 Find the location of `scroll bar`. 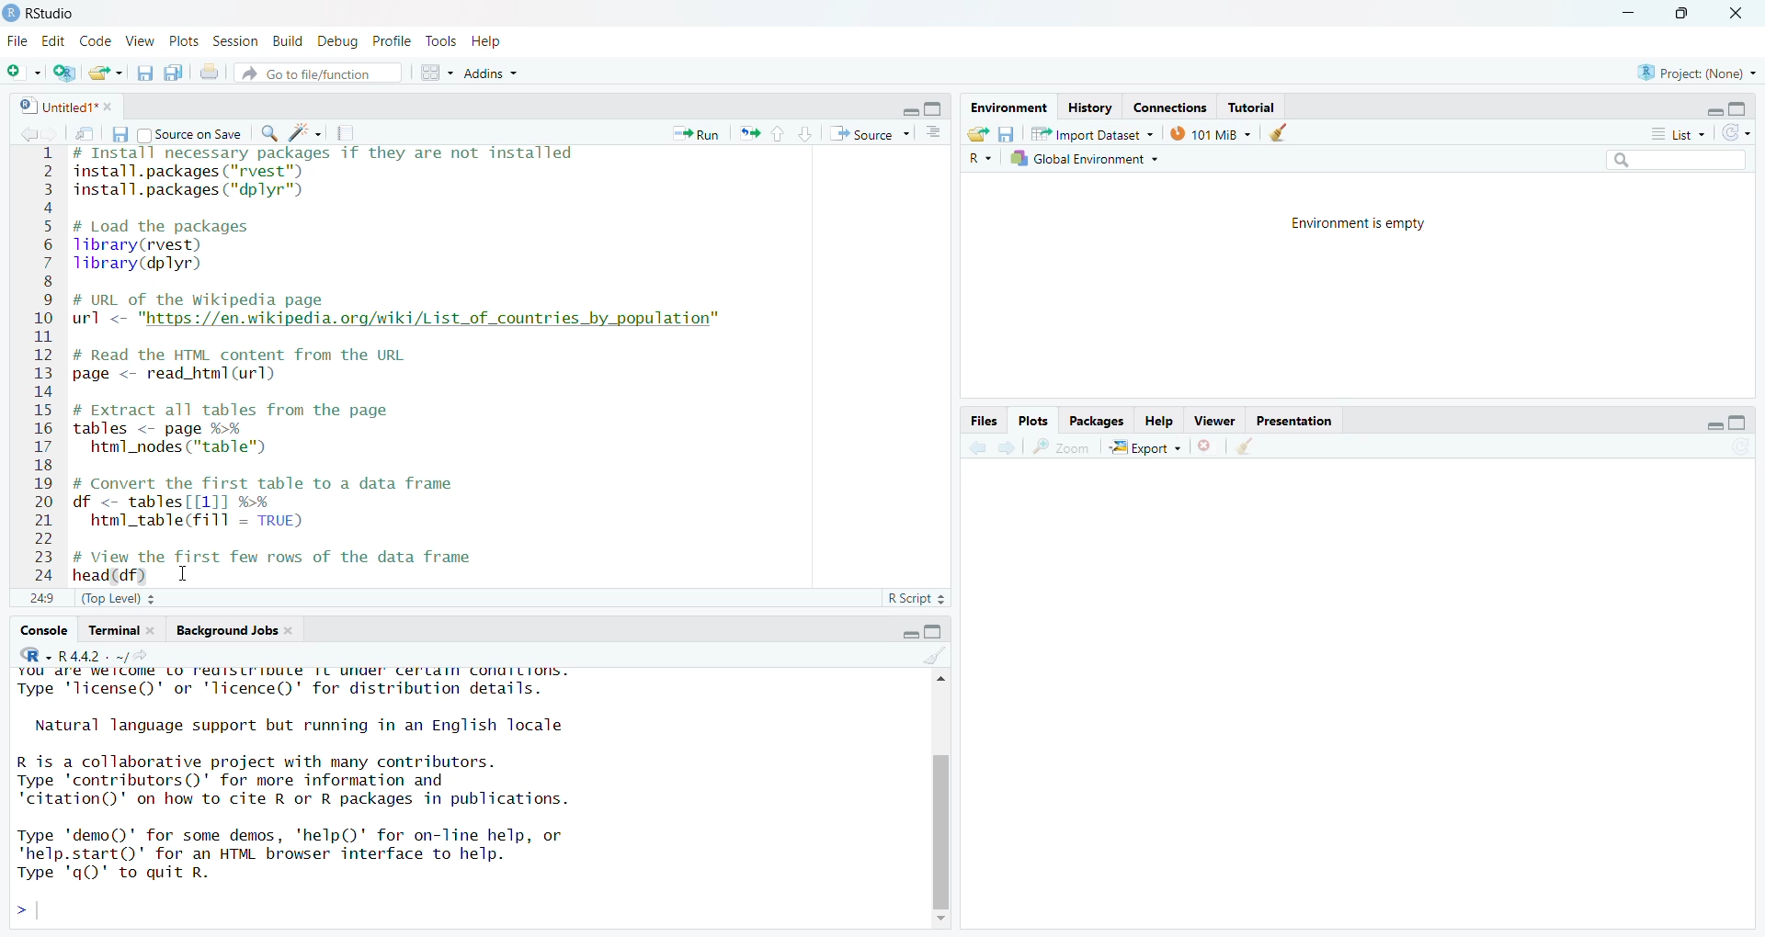

scroll bar is located at coordinates (940, 830).